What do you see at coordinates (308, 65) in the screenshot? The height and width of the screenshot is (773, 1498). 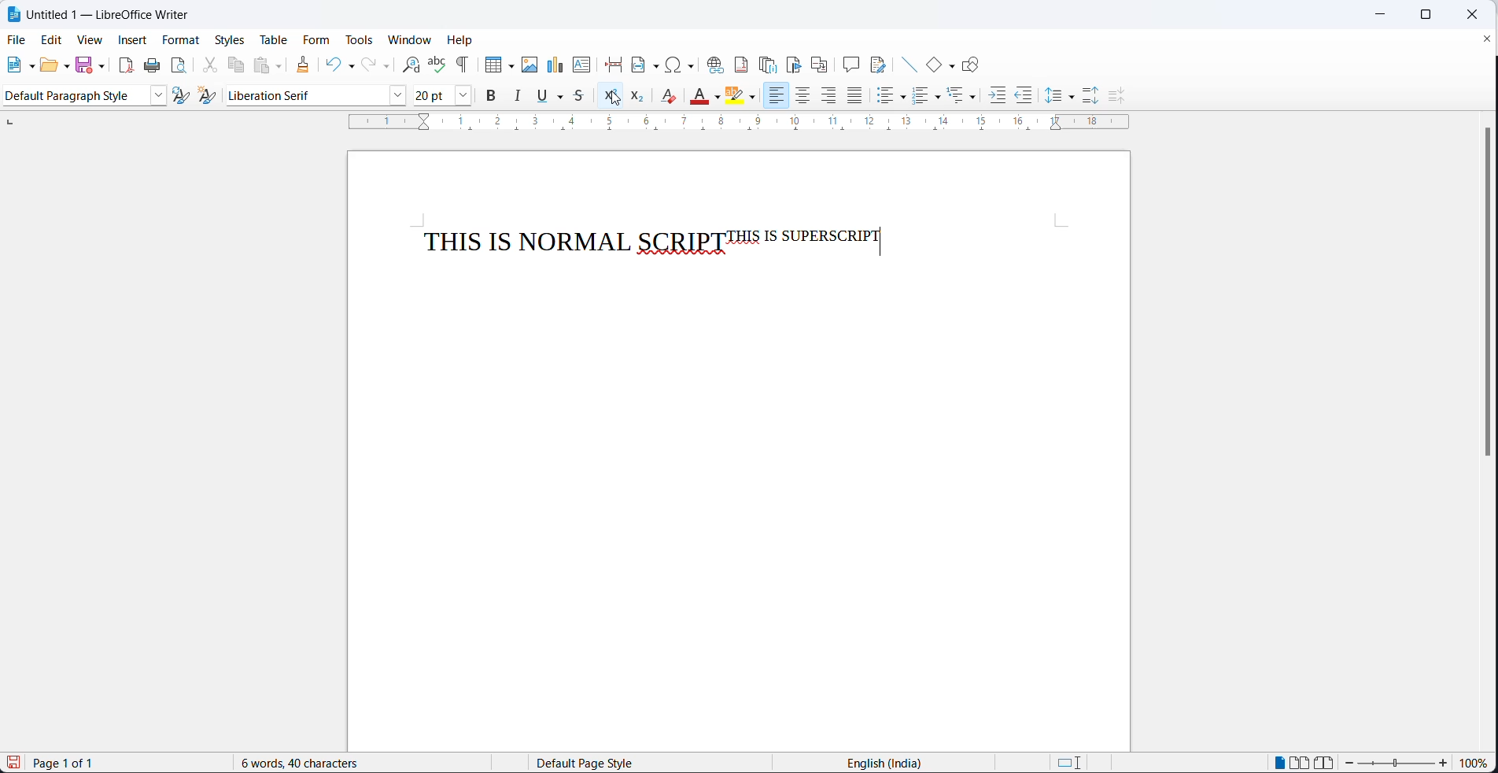 I see `clone formatting` at bounding box center [308, 65].